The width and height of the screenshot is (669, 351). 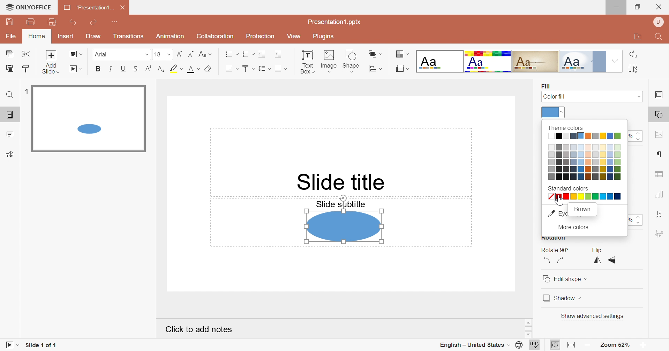 I want to click on Font color, so click(x=193, y=69).